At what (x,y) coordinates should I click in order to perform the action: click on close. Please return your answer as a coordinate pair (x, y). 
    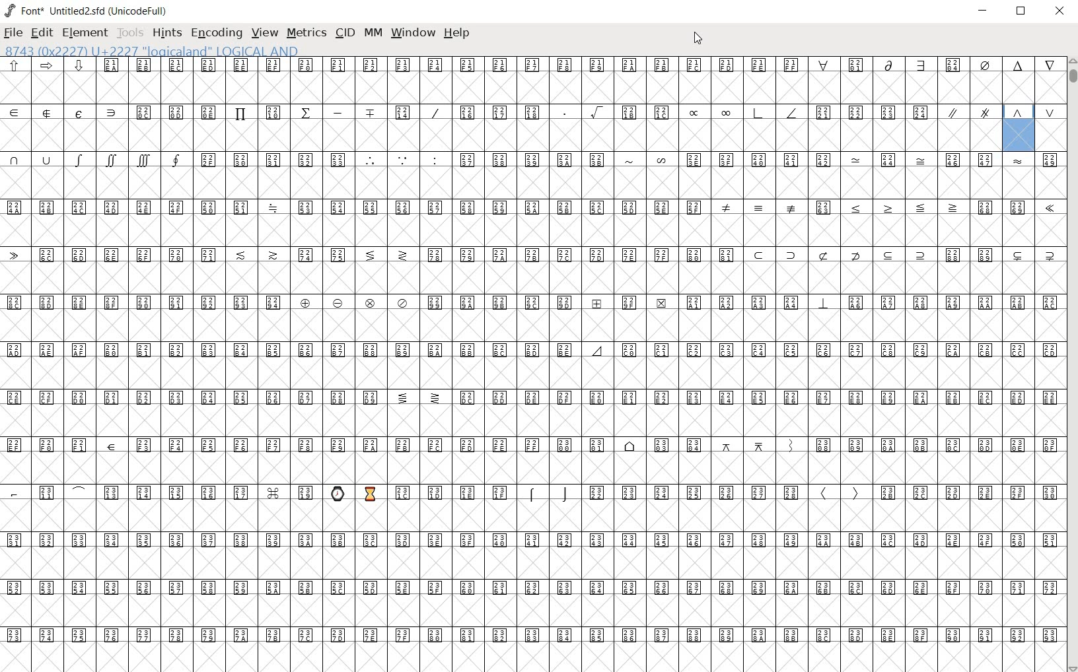
    Looking at the image, I should click on (1062, 11).